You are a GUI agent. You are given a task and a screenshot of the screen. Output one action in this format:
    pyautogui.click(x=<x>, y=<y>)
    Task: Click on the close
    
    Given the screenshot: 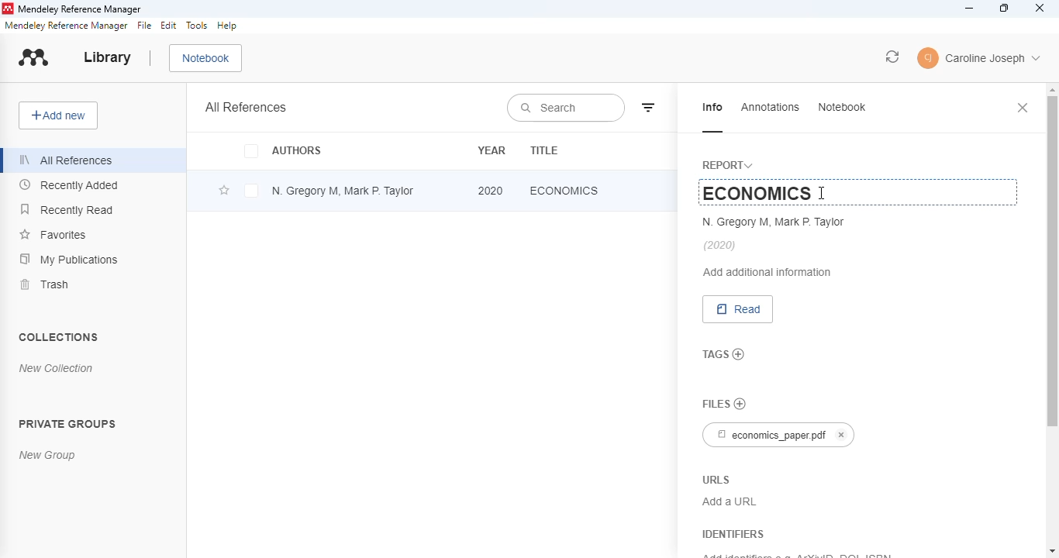 What is the action you would take?
    pyautogui.click(x=1040, y=8)
    